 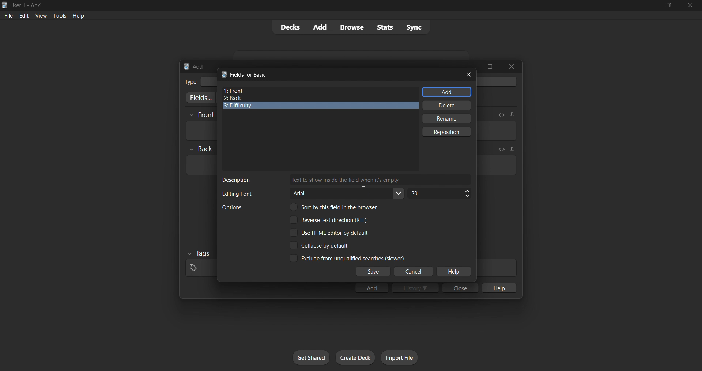 I want to click on customize fields title bar, so click(x=250, y=75).